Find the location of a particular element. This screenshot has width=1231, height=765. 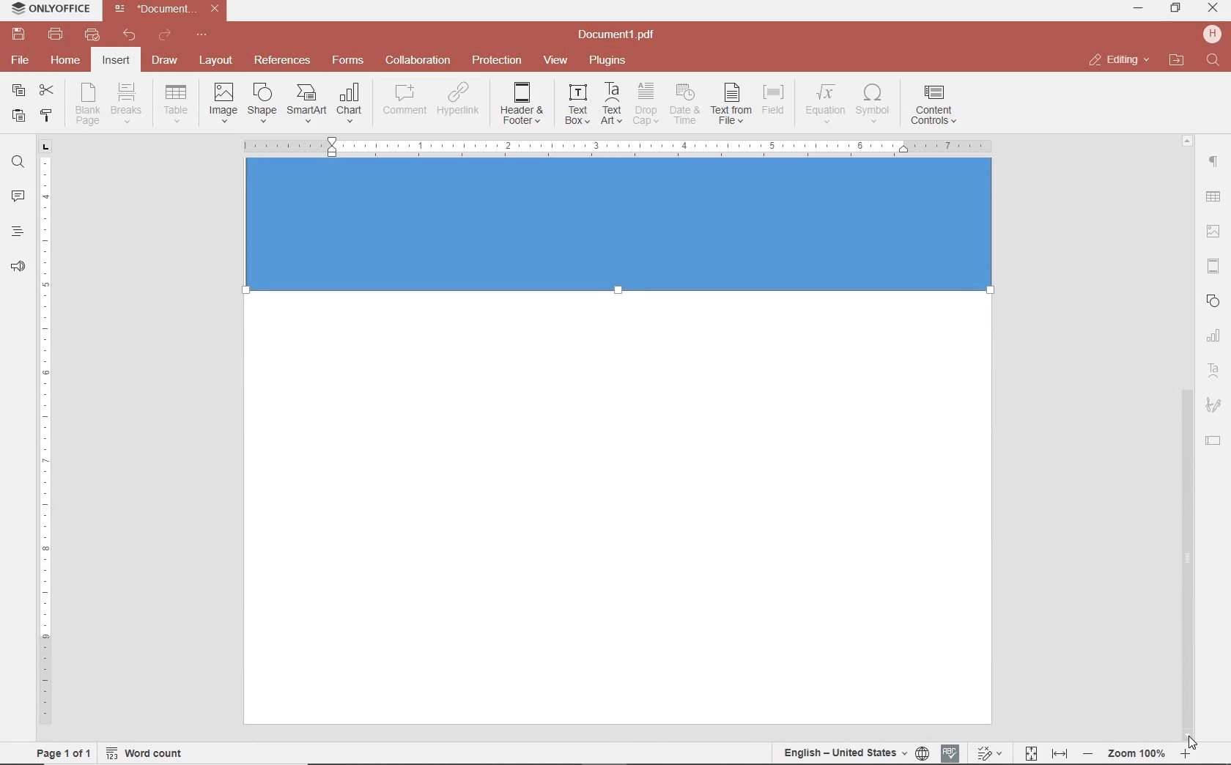

find is located at coordinates (1215, 61).